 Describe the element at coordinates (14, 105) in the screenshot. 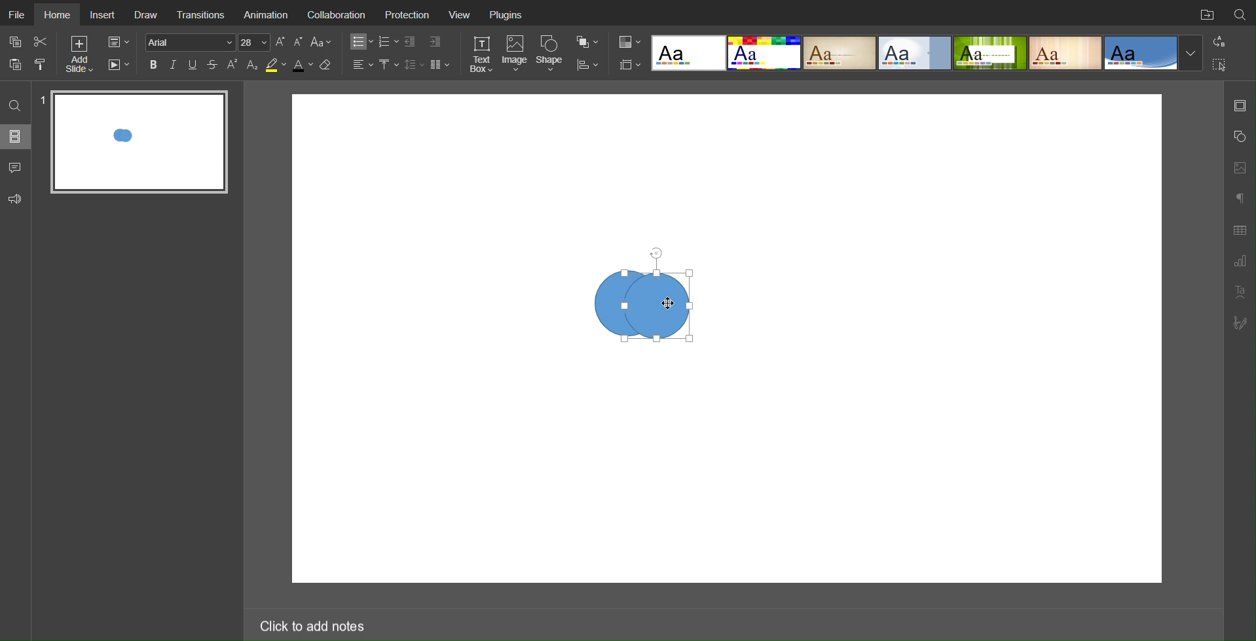

I see `Search` at that location.